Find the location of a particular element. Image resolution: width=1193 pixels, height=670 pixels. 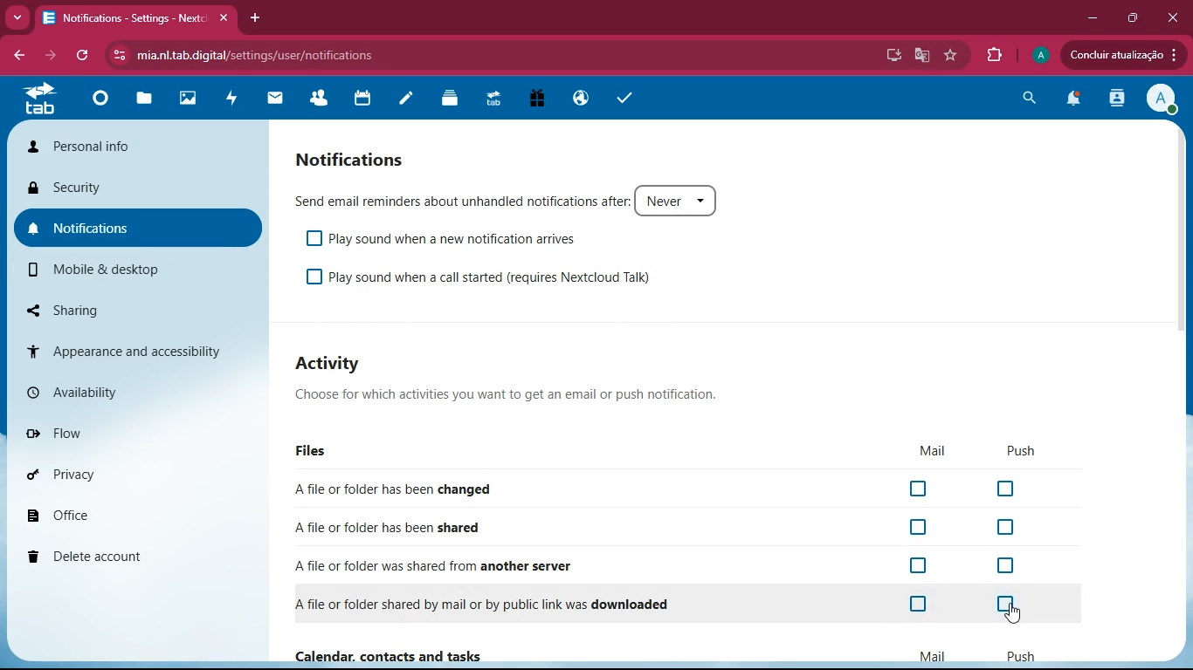

appearance and accessibility is located at coordinates (115, 347).